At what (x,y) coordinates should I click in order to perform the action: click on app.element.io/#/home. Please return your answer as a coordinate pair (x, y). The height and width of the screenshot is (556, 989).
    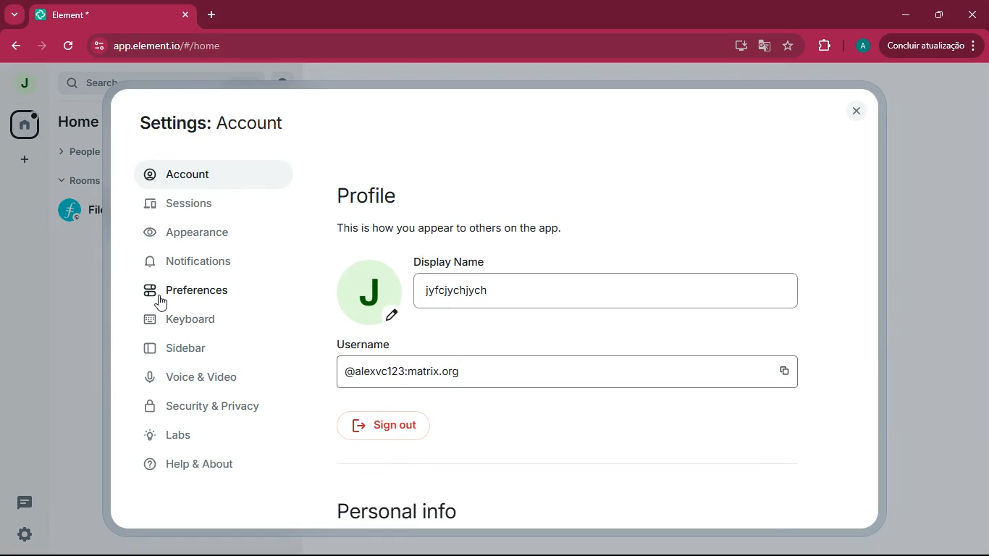
    Looking at the image, I should click on (235, 46).